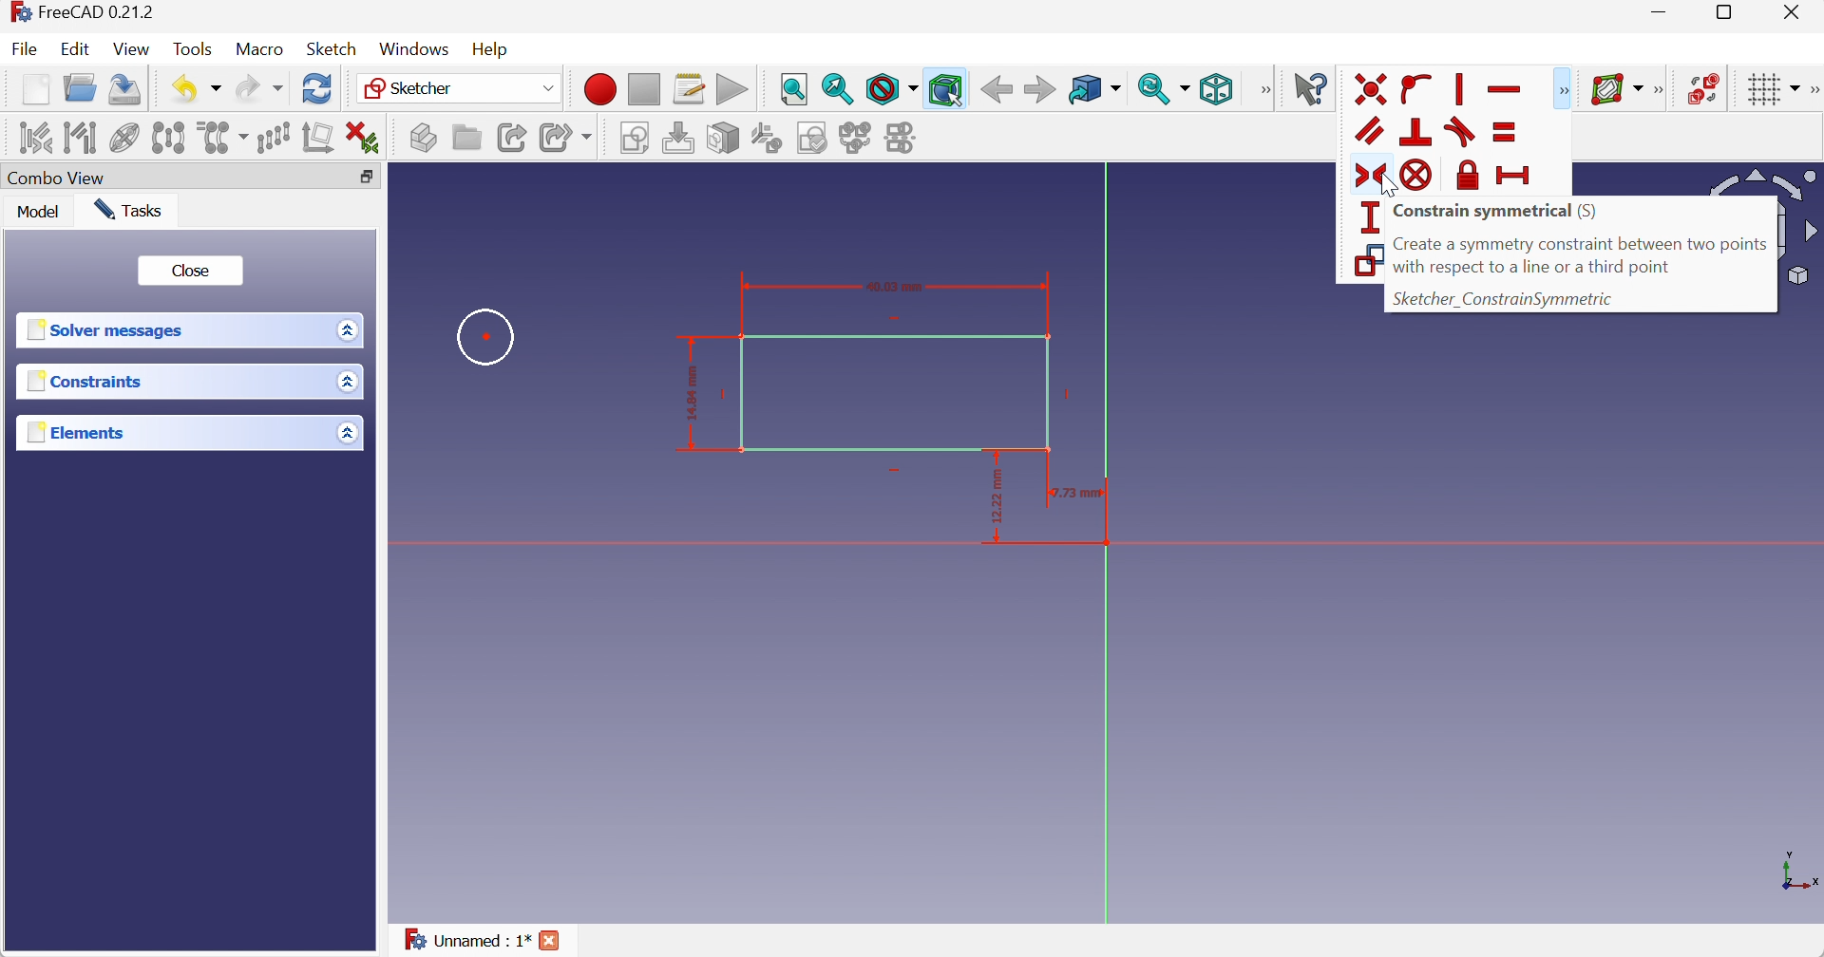 The width and height of the screenshot is (1824, 957). What do you see at coordinates (1503, 299) in the screenshot?
I see `Sketcher_ConstrainSymmetric` at bounding box center [1503, 299].